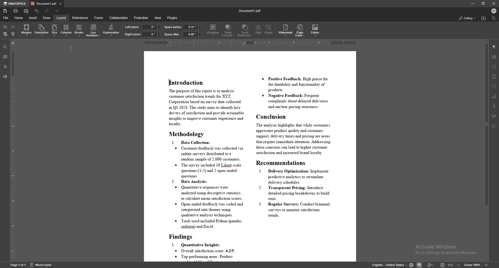 The image size is (499, 268). What do you see at coordinates (55, 30) in the screenshot?
I see `size` at bounding box center [55, 30].